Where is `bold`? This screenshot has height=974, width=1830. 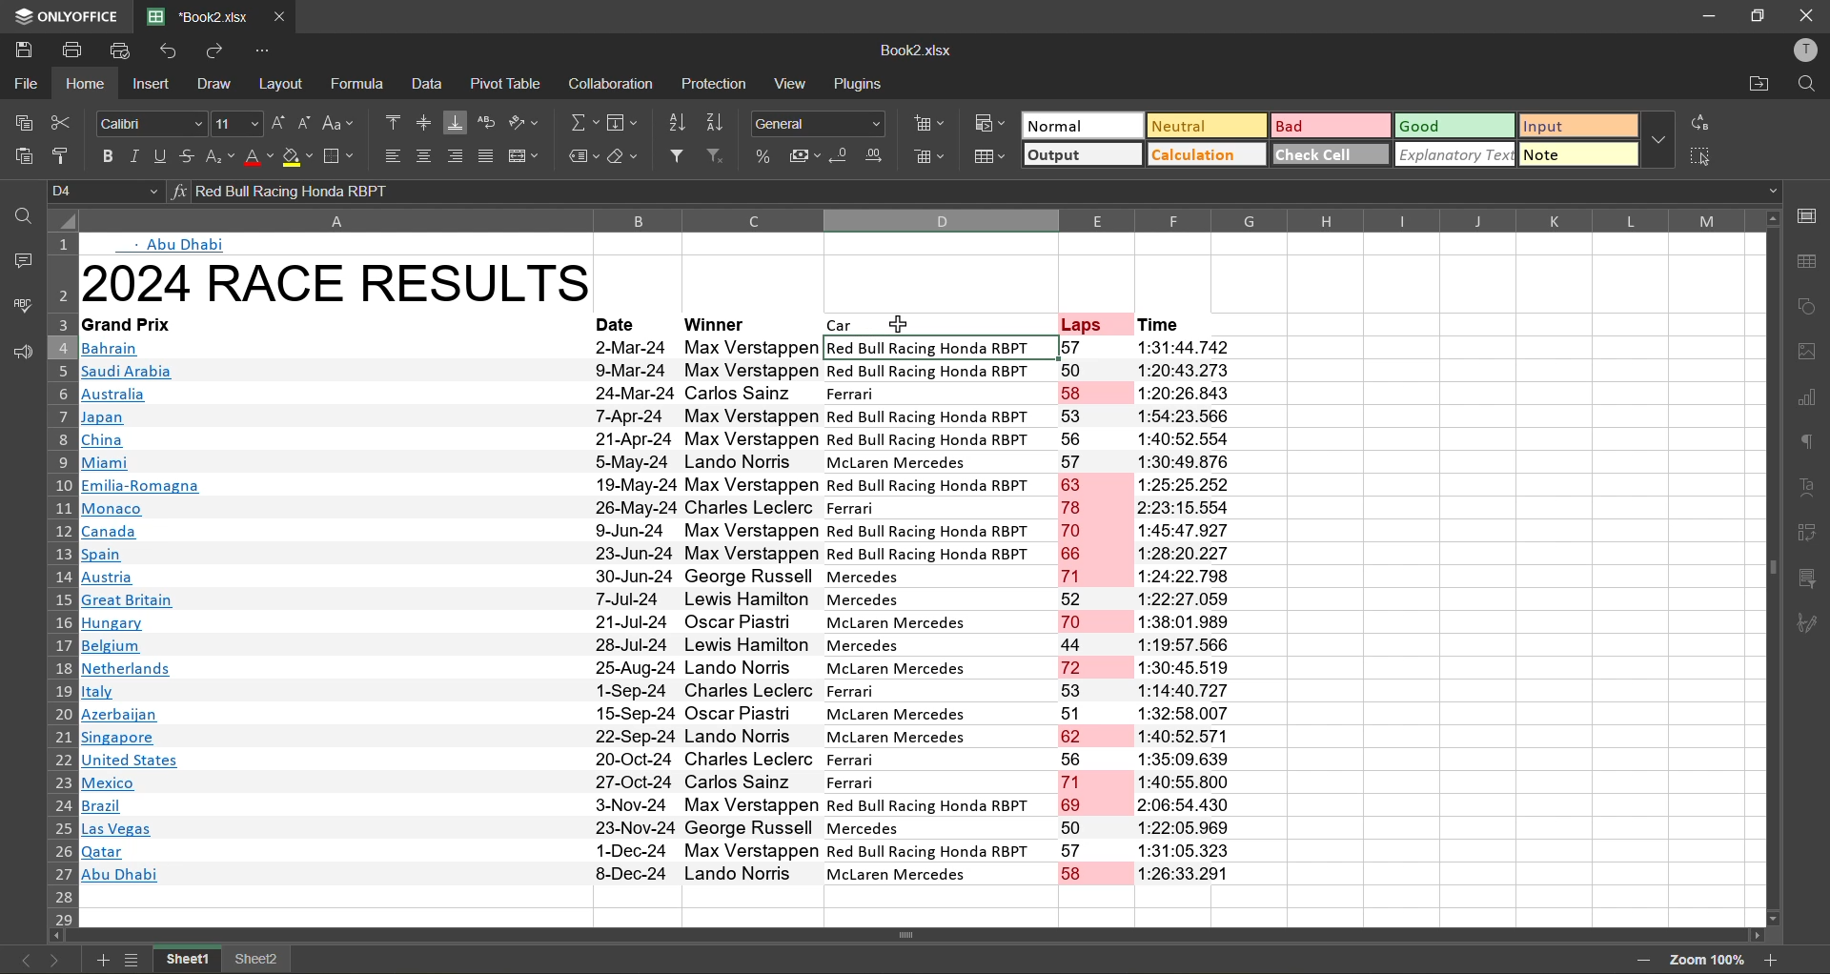
bold is located at coordinates (108, 156).